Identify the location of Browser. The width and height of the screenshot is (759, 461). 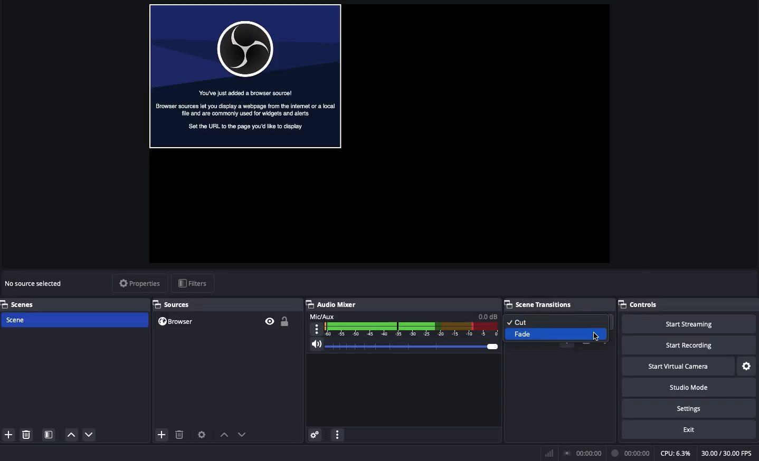
(177, 322).